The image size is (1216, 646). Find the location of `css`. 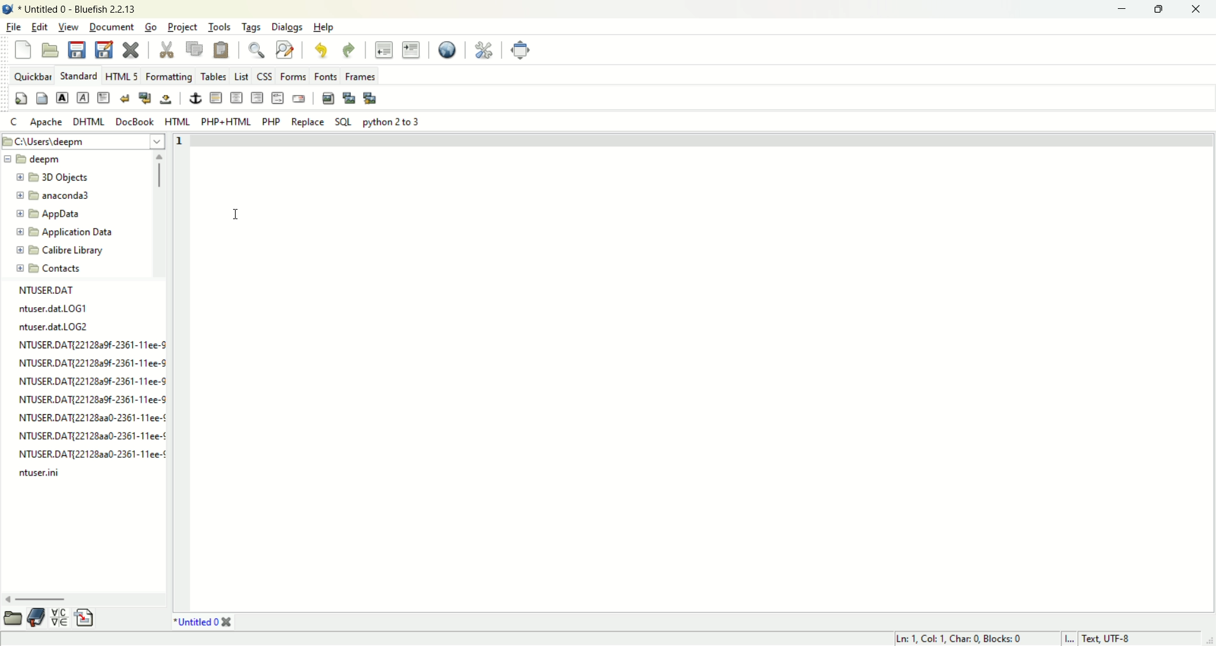

css is located at coordinates (263, 76).